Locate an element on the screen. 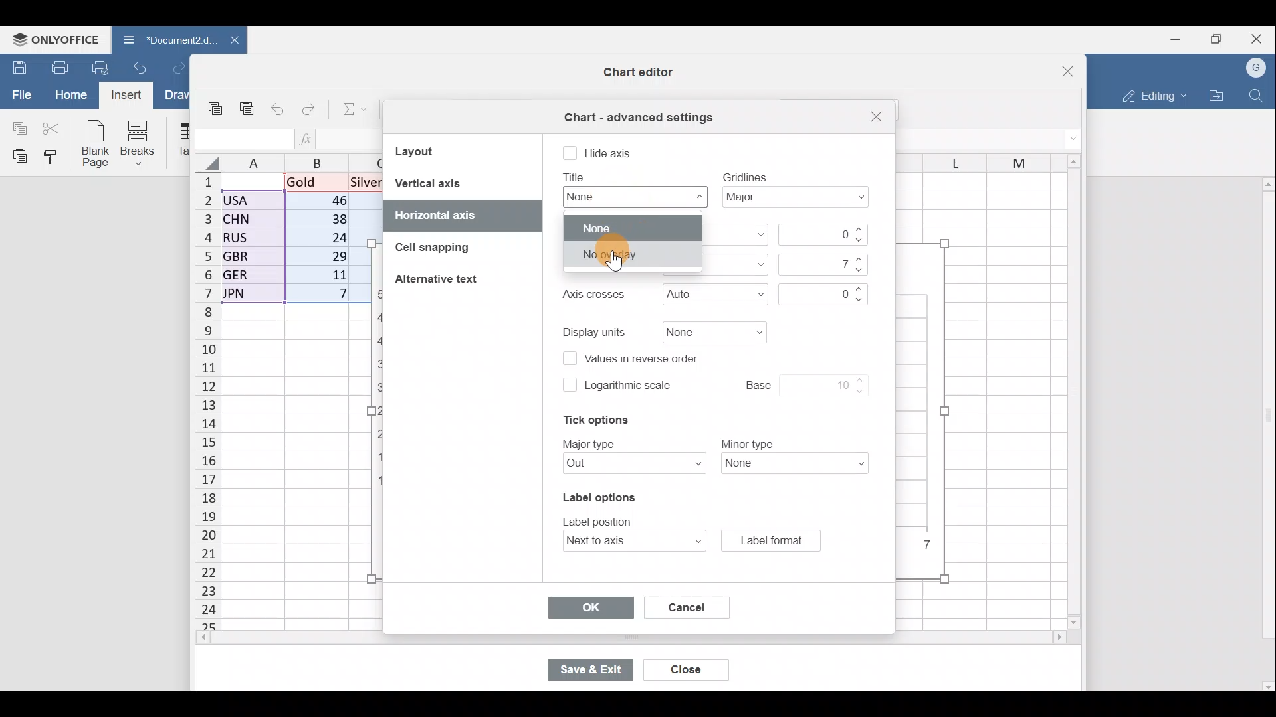 Image resolution: width=1276 pixels, height=717 pixels. Save & exit is located at coordinates (587, 670).